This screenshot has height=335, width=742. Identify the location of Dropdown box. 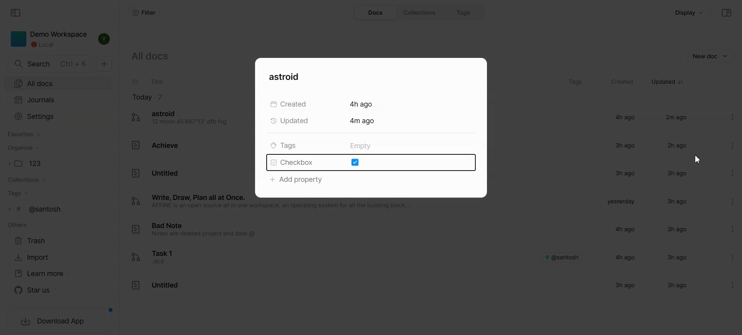
(727, 56).